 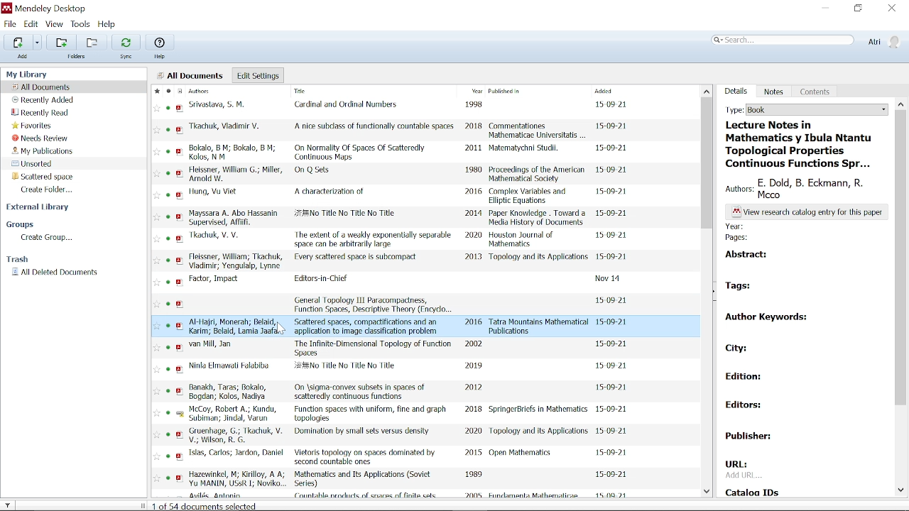 What do you see at coordinates (21, 260) in the screenshot?
I see `Trash` at bounding box center [21, 260].